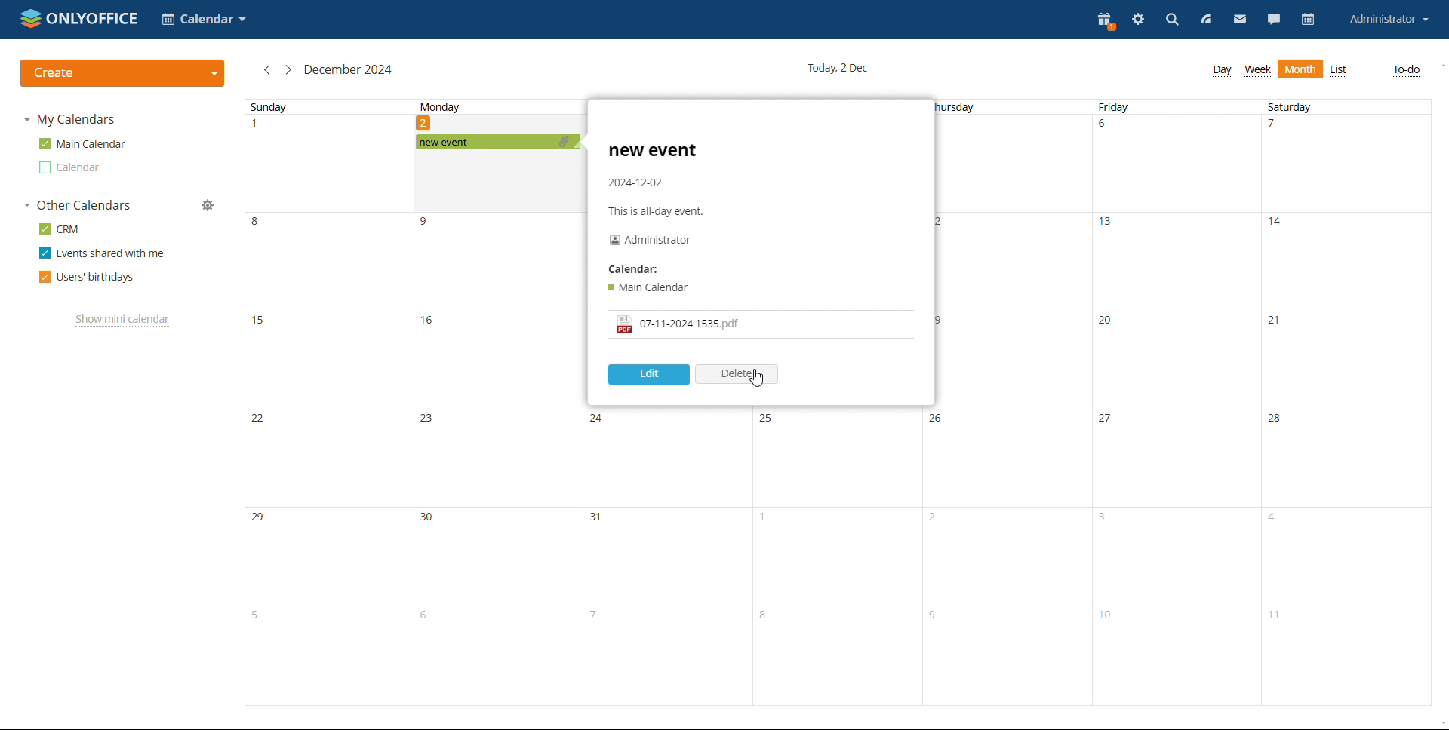  Describe the element at coordinates (431, 222) in the screenshot. I see `9` at that location.